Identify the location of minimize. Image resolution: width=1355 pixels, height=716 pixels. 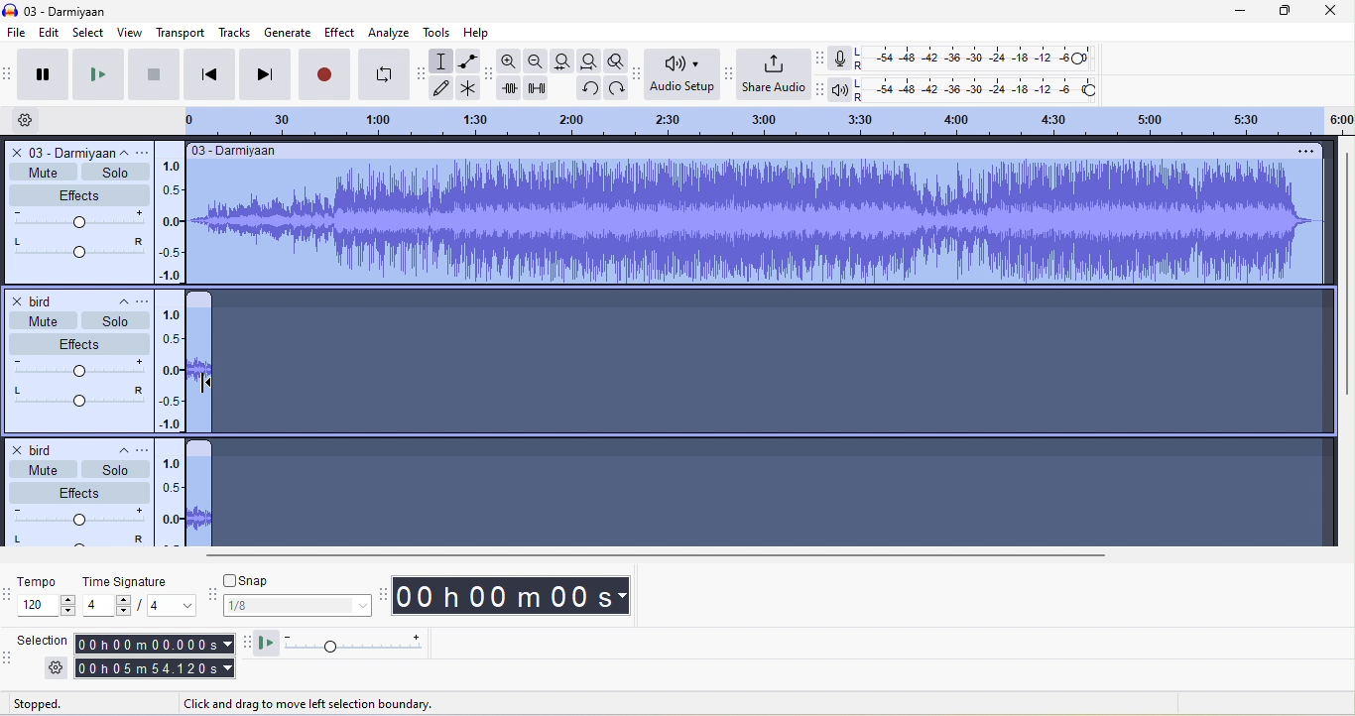
(1228, 11).